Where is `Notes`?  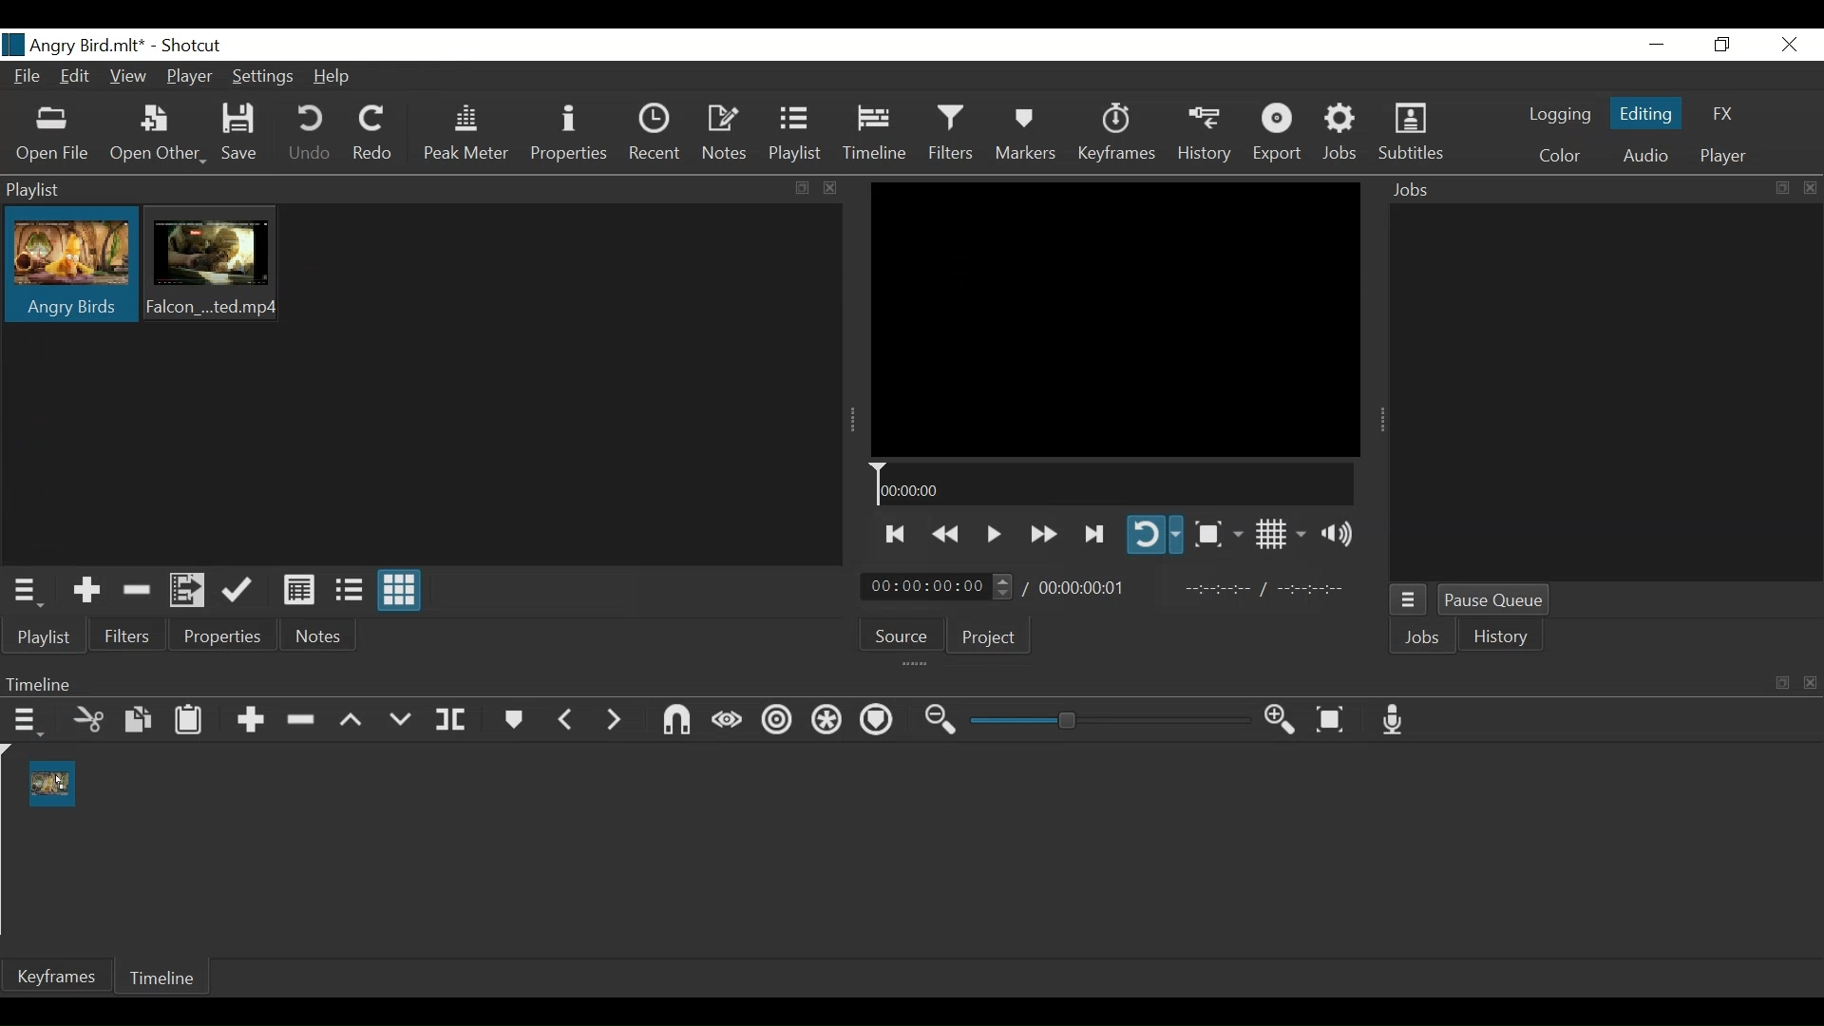
Notes is located at coordinates (728, 136).